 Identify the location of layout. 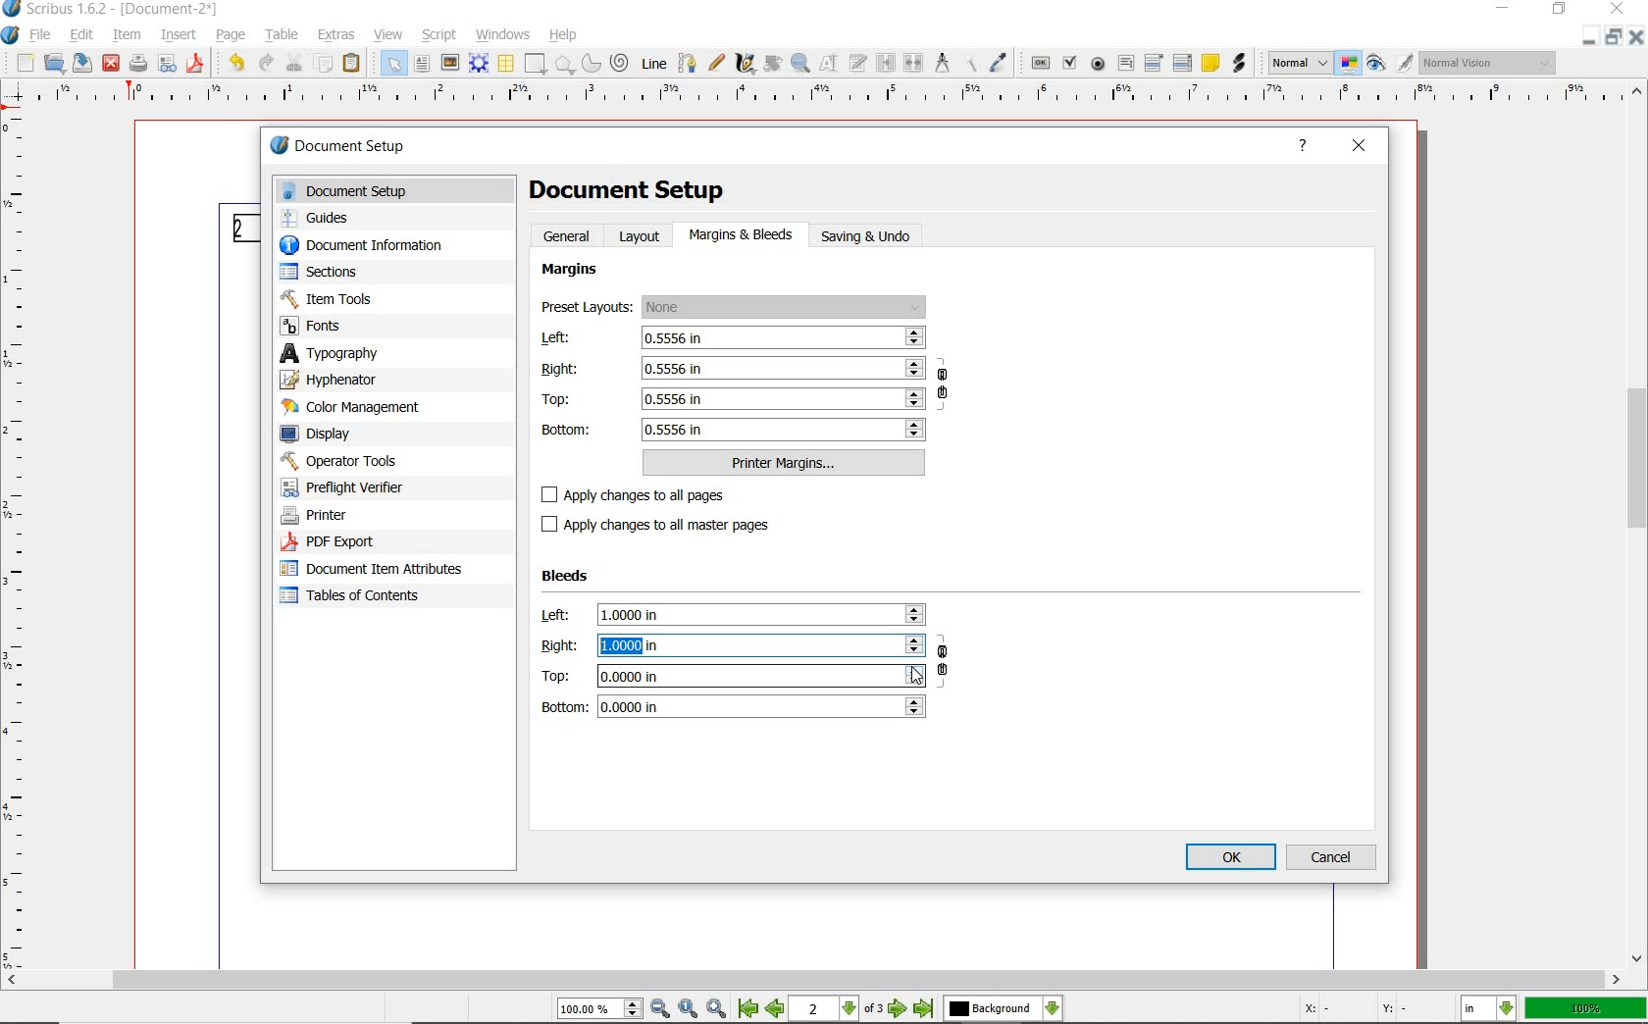
(643, 235).